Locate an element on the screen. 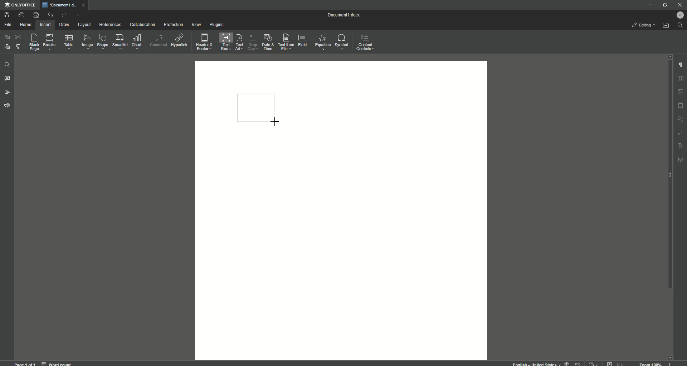 The image size is (687, 366). Symbols is located at coordinates (341, 42).